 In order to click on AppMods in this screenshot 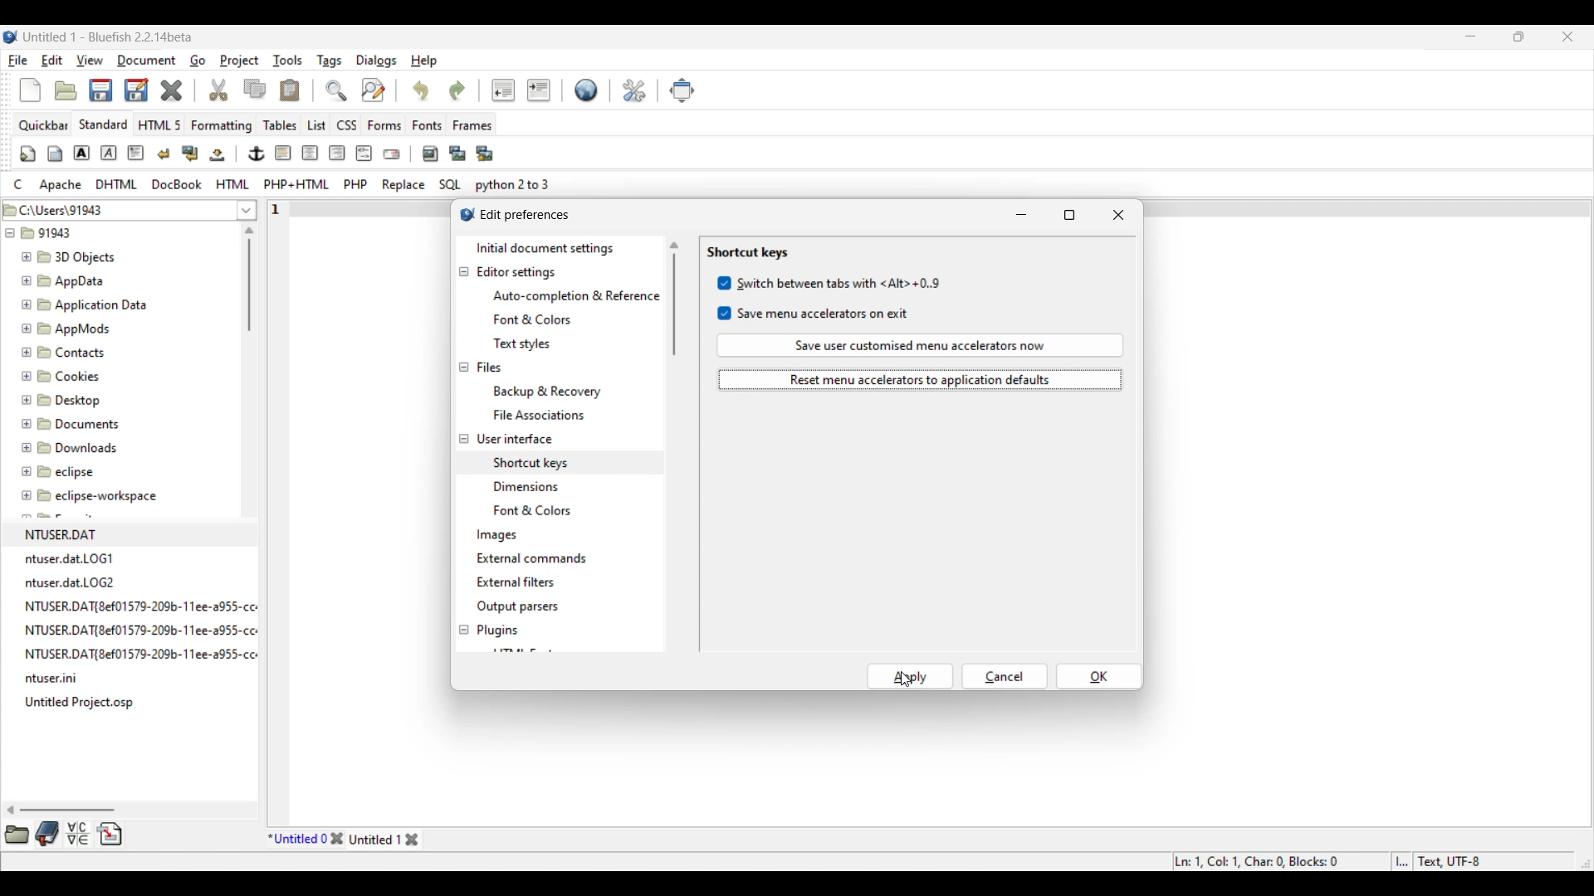, I will do `click(64, 326)`.